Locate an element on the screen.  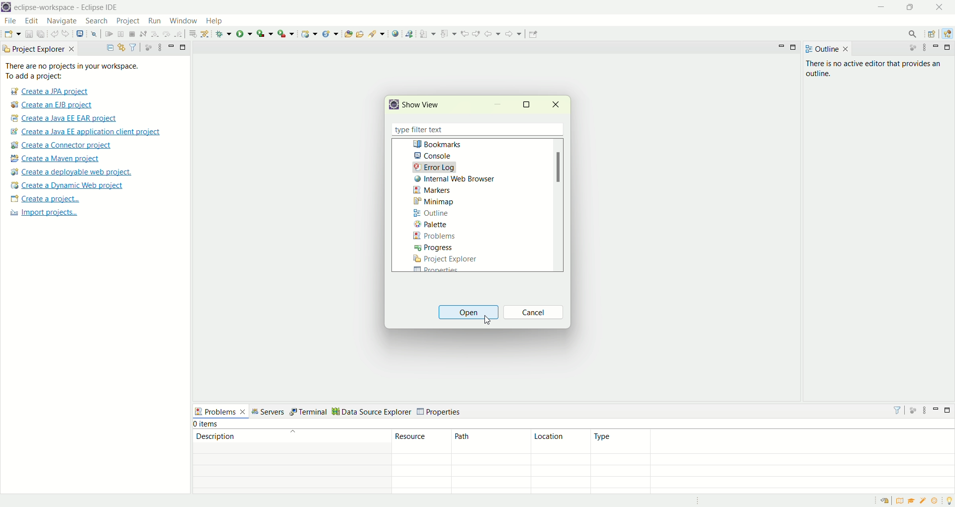
data source explorer is located at coordinates (371, 410).